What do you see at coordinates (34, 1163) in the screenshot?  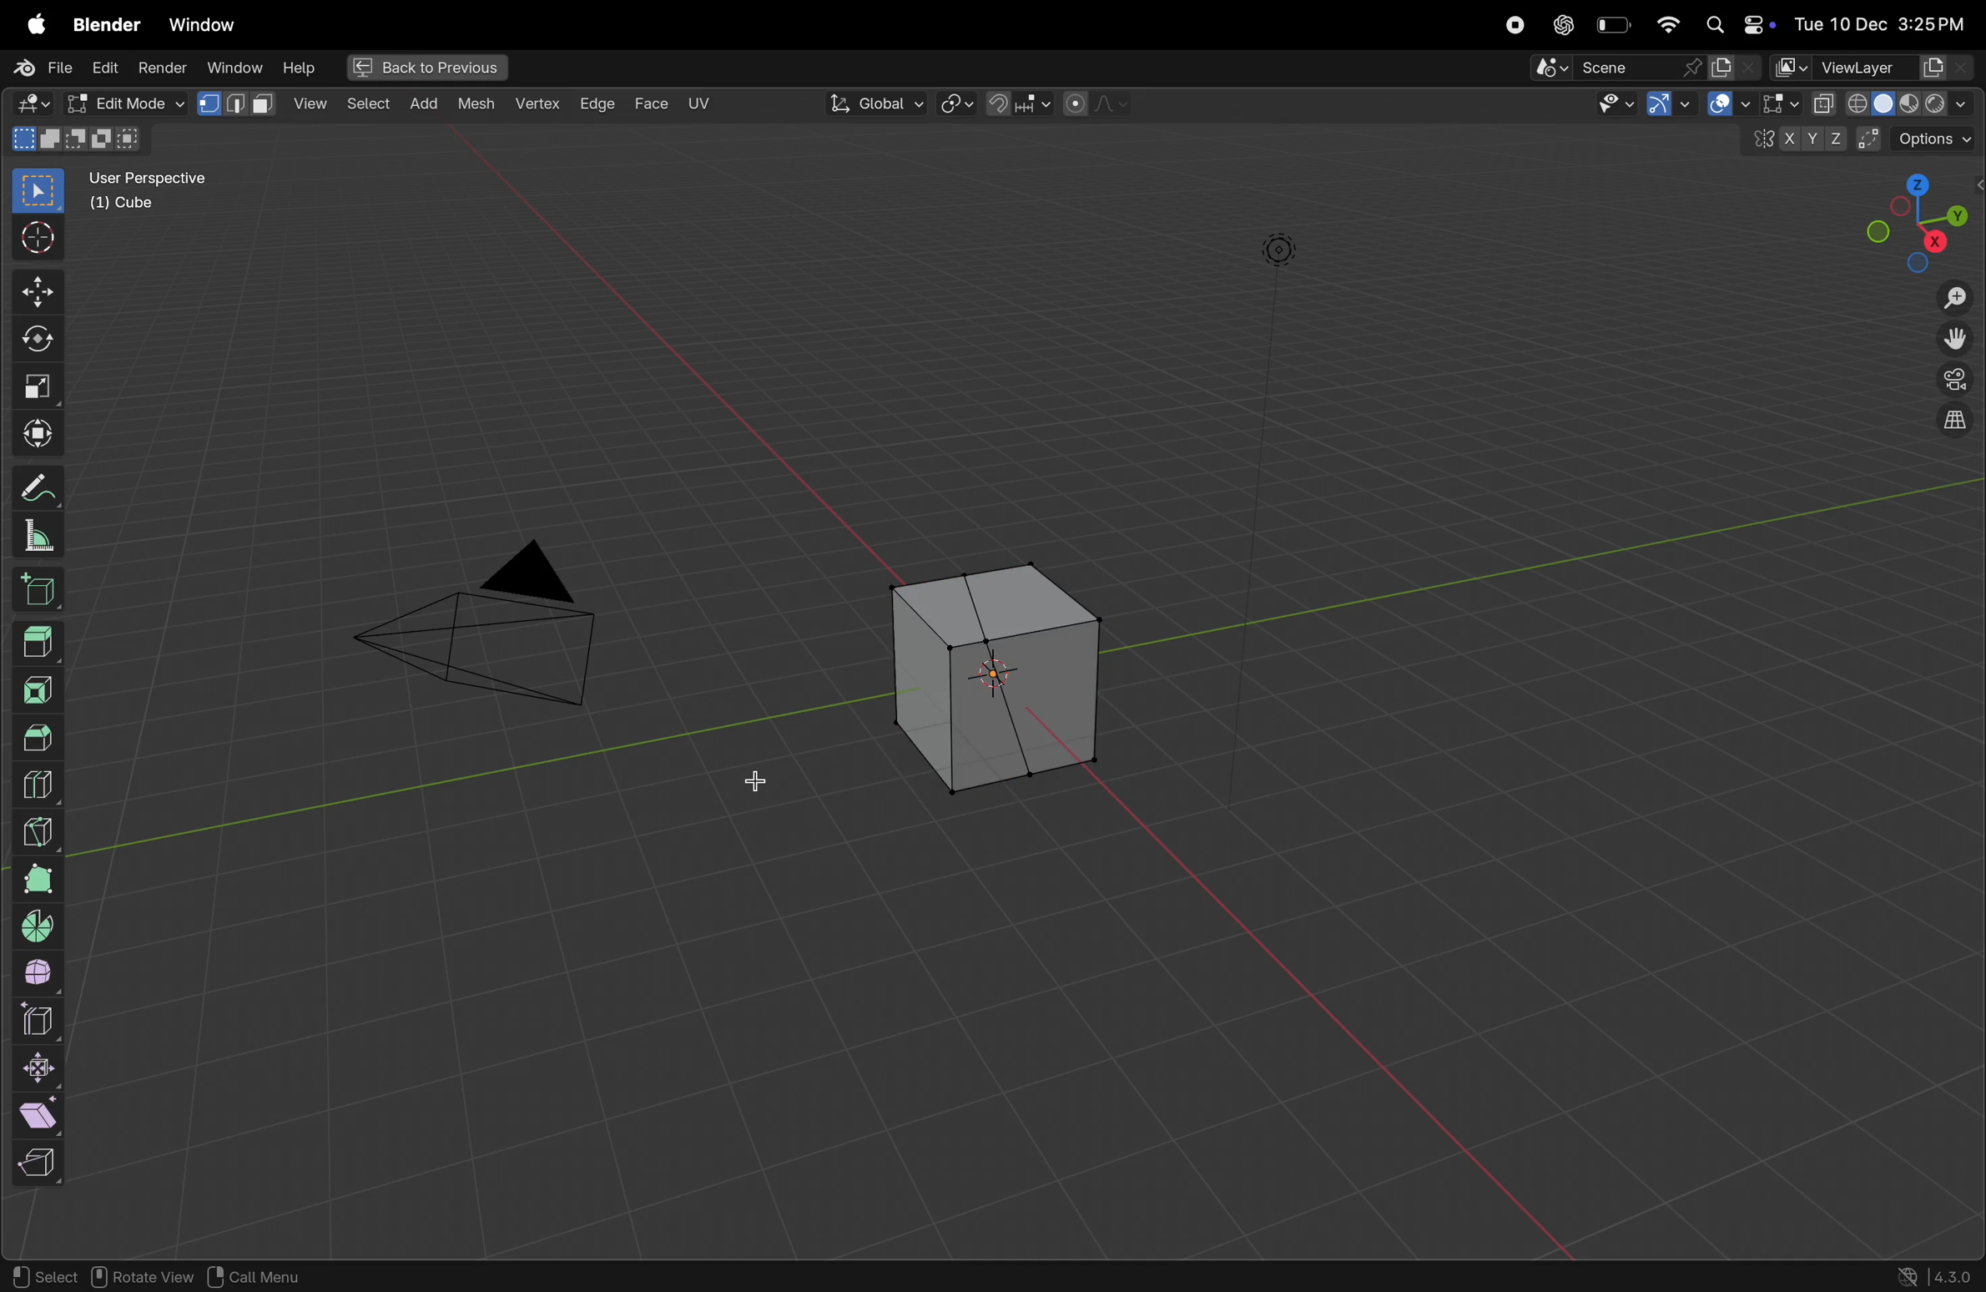 I see `reep region` at bounding box center [34, 1163].